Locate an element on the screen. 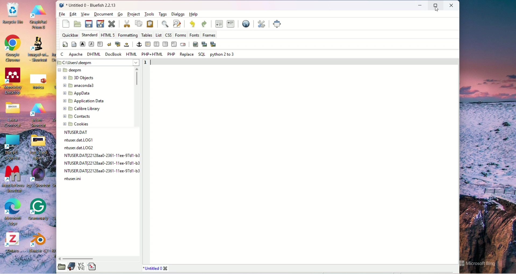 The height and width of the screenshot is (274, 516). published papers is located at coordinates (42, 147).